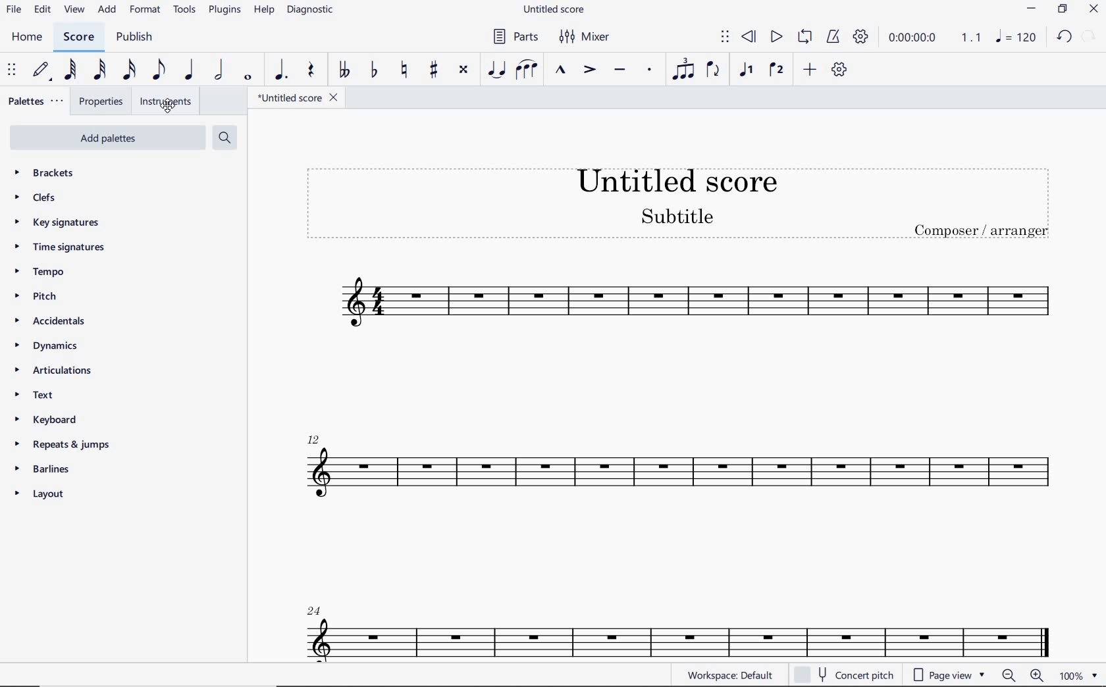  I want to click on key signatures, so click(61, 223).